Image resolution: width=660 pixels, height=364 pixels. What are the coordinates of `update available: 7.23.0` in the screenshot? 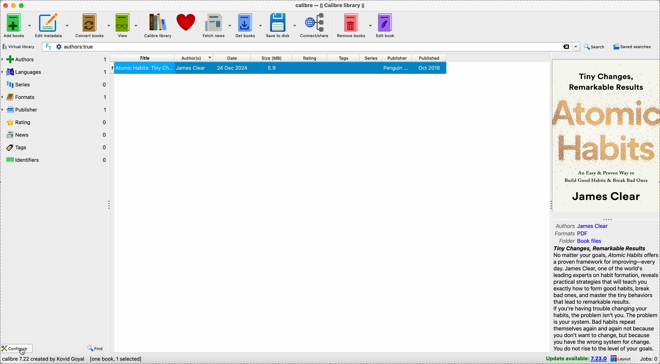 It's located at (575, 359).